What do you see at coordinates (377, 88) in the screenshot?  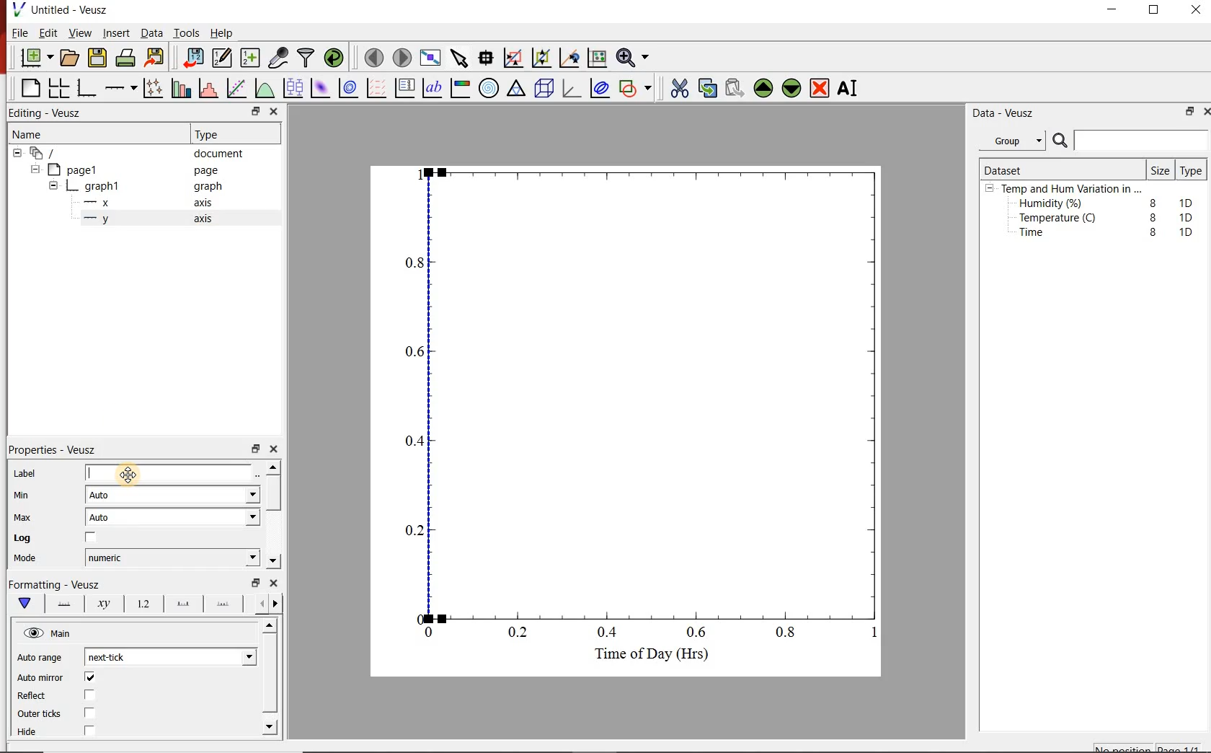 I see `plot a vector field` at bounding box center [377, 88].